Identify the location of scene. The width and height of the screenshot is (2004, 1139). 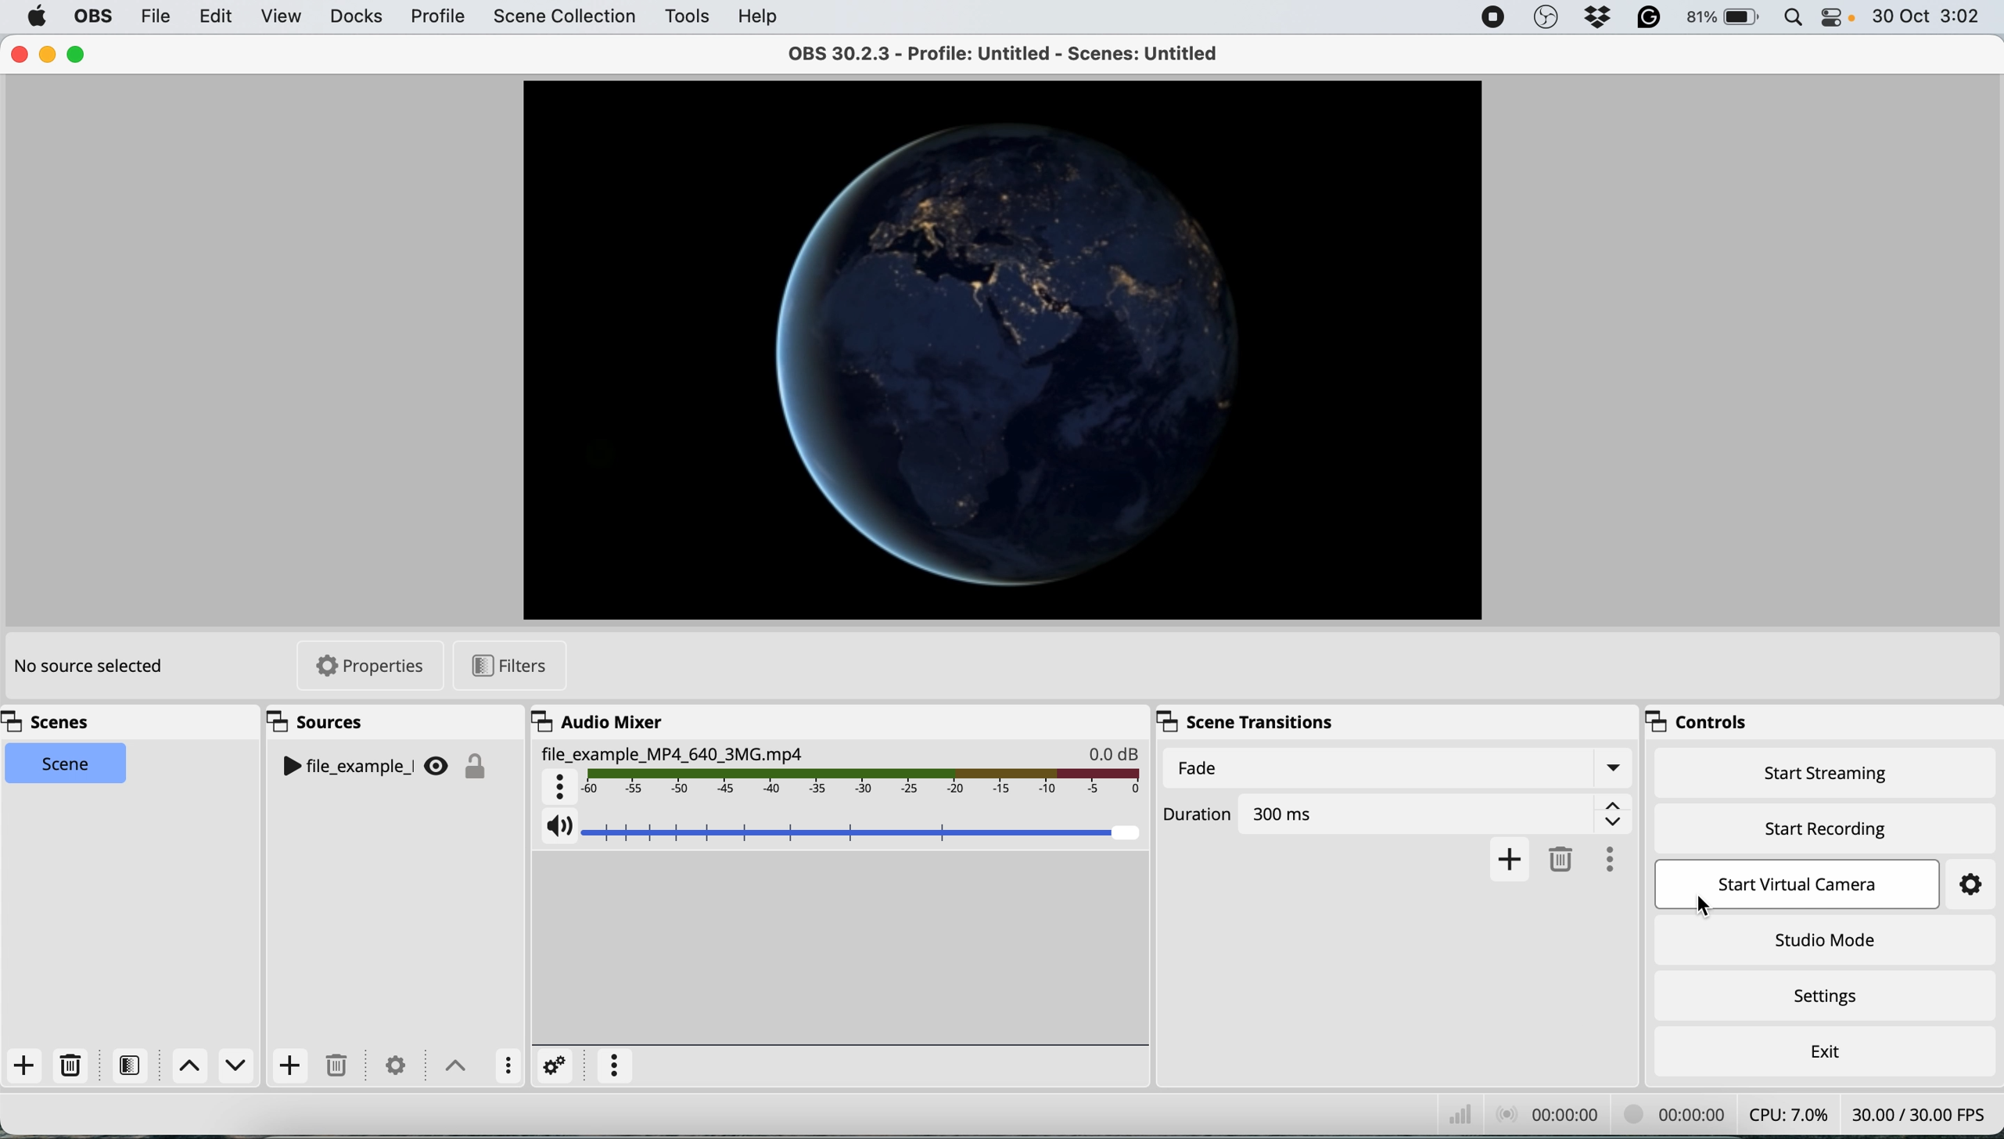
(68, 762).